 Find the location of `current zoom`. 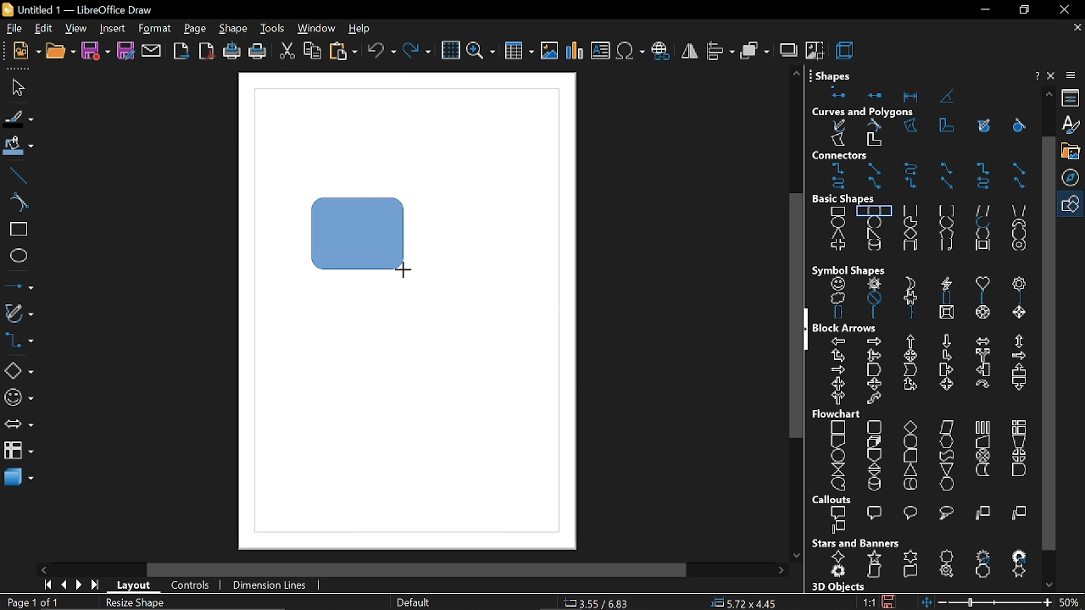

current zoom is located at coordinates (1071, 602).